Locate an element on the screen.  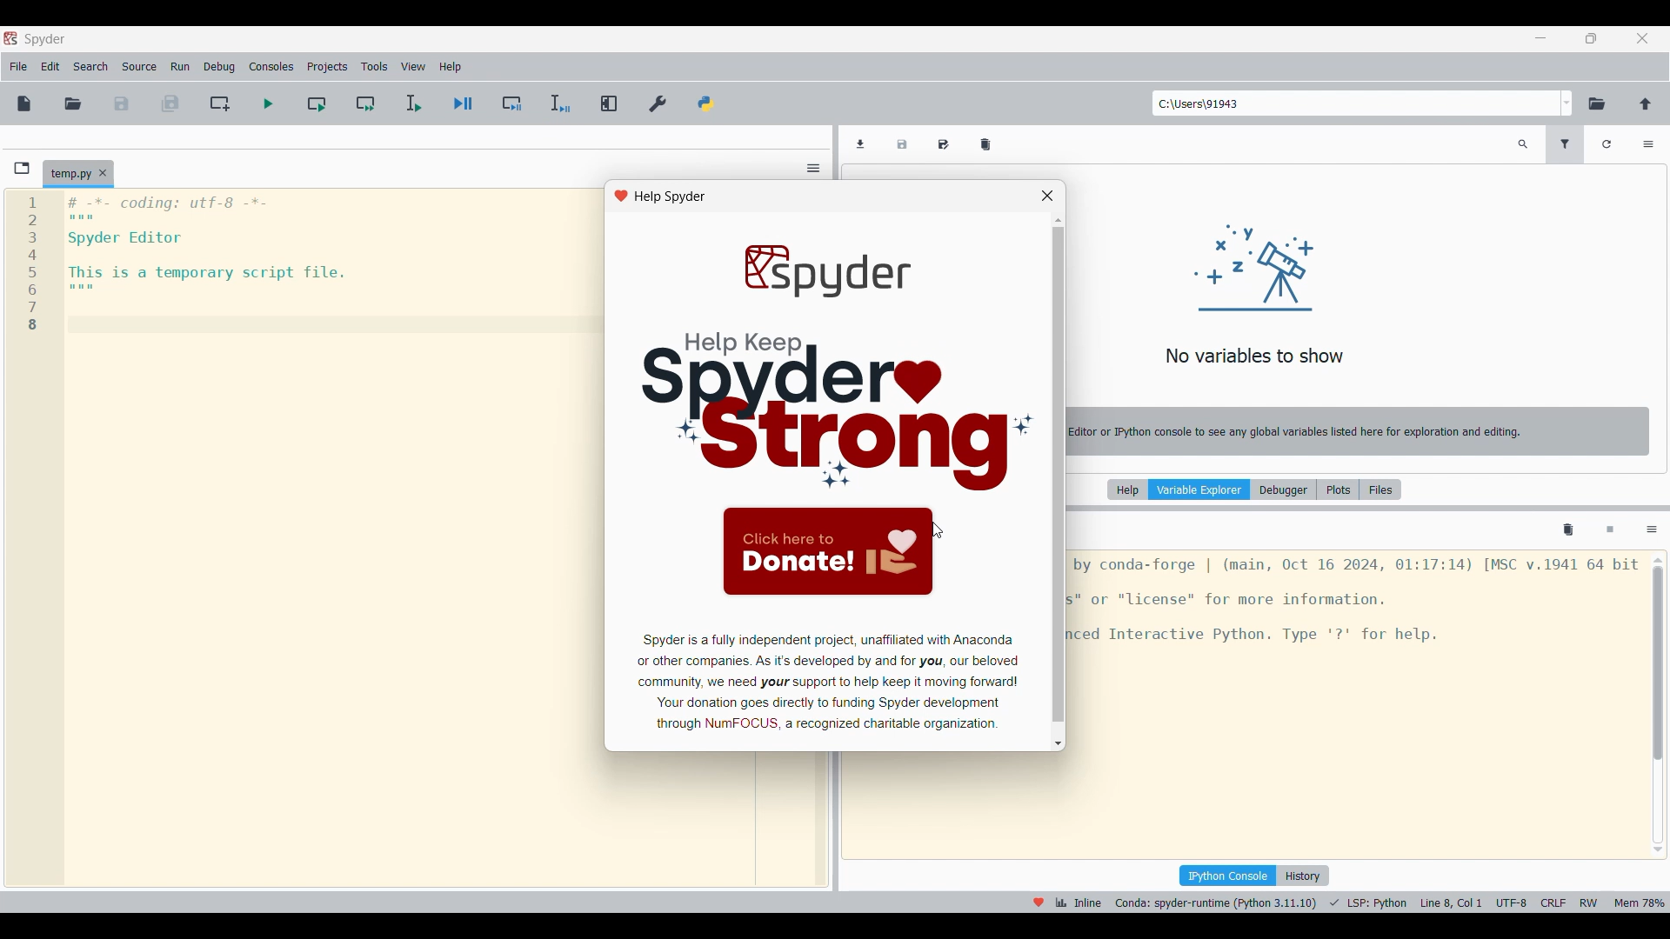
Save file is located at coordinates (123, 103).